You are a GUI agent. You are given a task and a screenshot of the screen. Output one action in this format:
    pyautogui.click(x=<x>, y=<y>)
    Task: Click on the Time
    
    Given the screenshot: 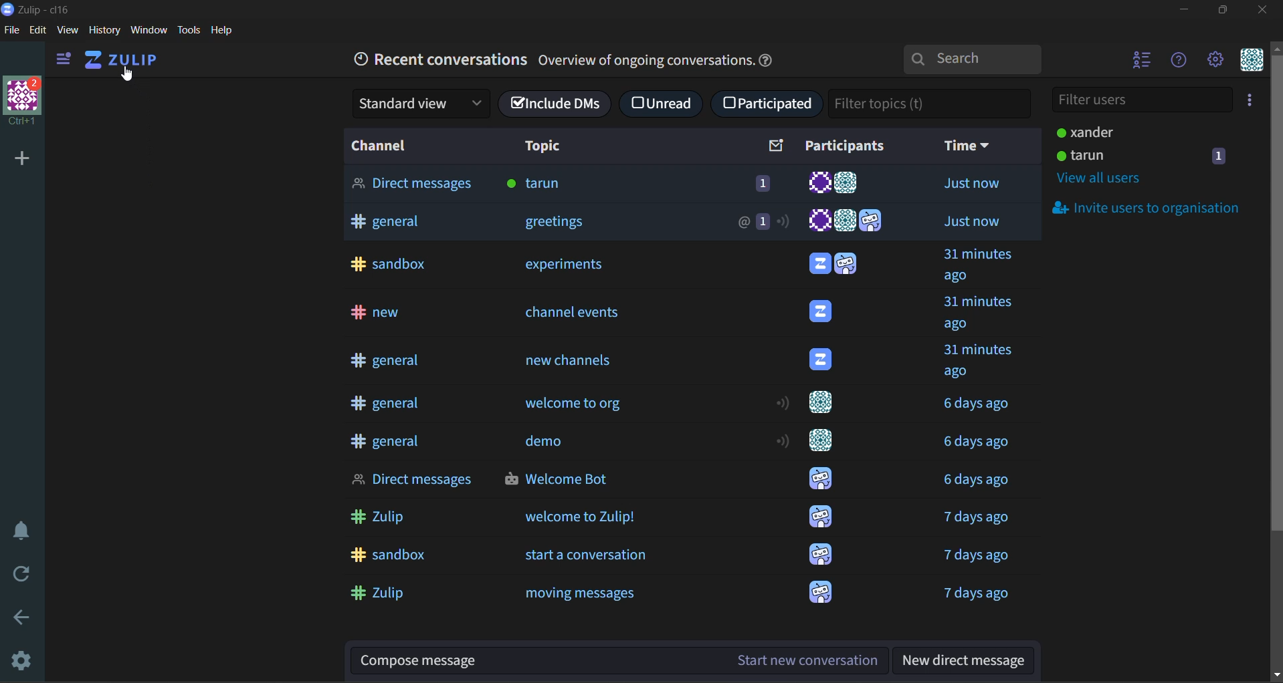 What is the action you would take?
    pyautogui.click(x=981, y=405)
    